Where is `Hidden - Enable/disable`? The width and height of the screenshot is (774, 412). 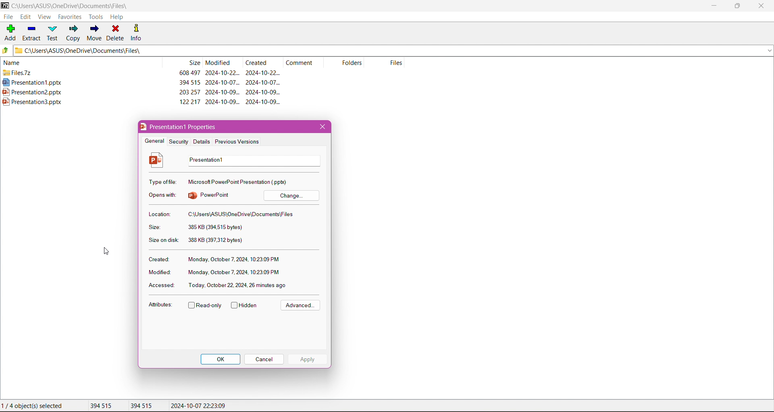
Hidden - Enable/disable is located at coordinates (245, 306).